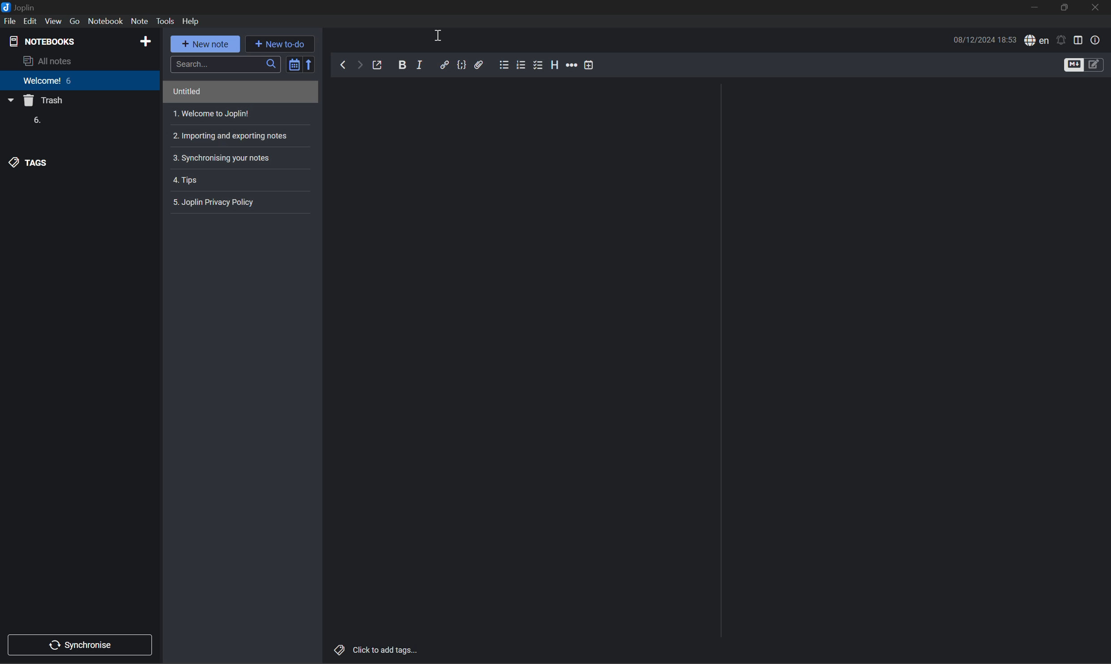 This screenshot has width=1111, height=664. I want to click on Click to add tags, so click(377, 649).